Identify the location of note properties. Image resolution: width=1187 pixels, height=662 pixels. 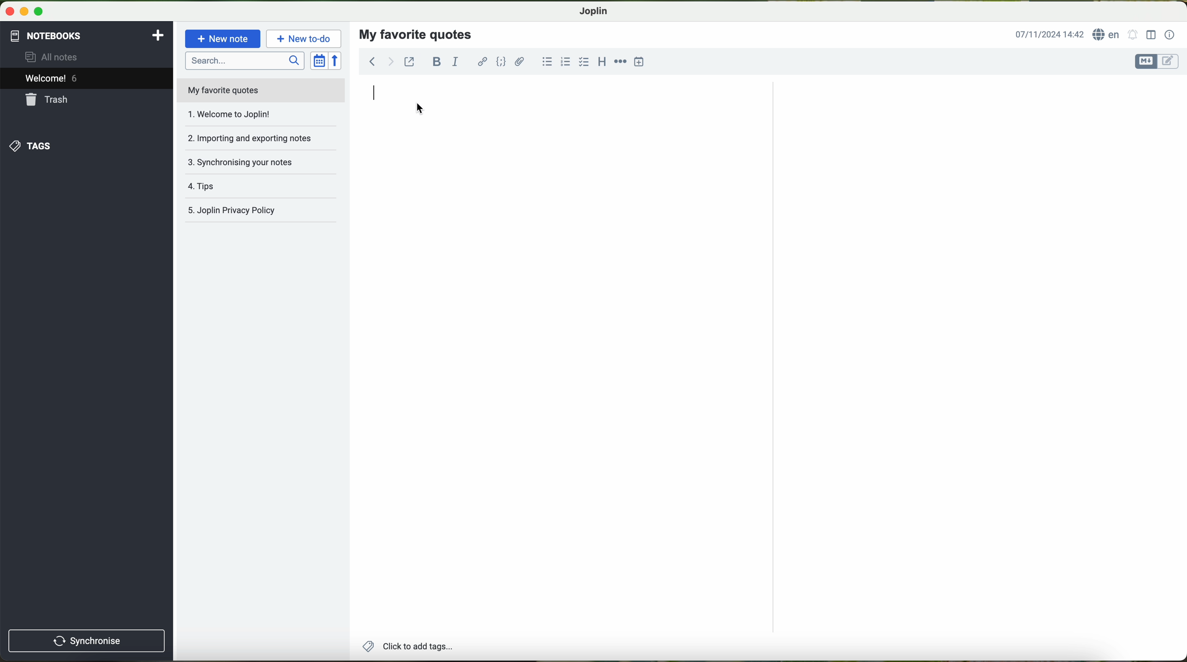
(1171, 35).